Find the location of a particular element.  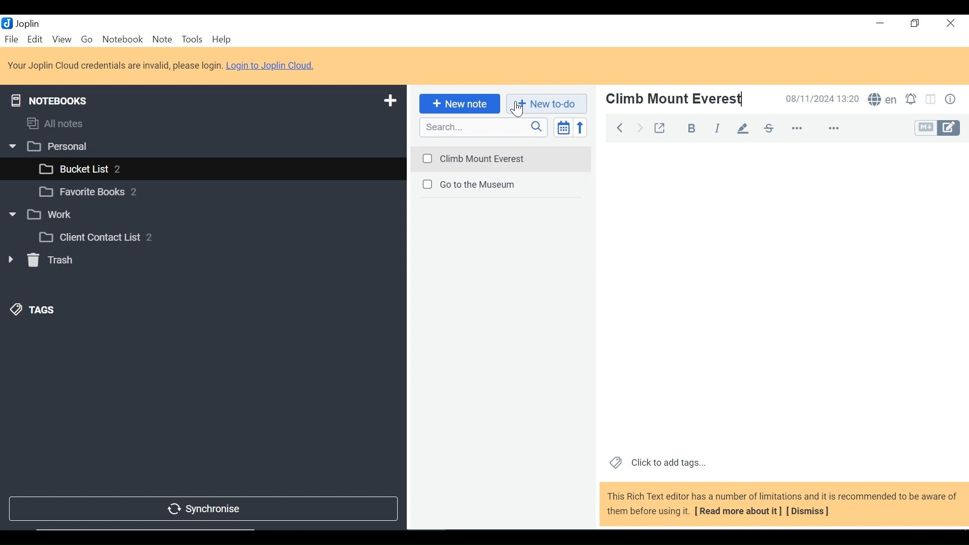

Trash is located at coordinates (40, 262).